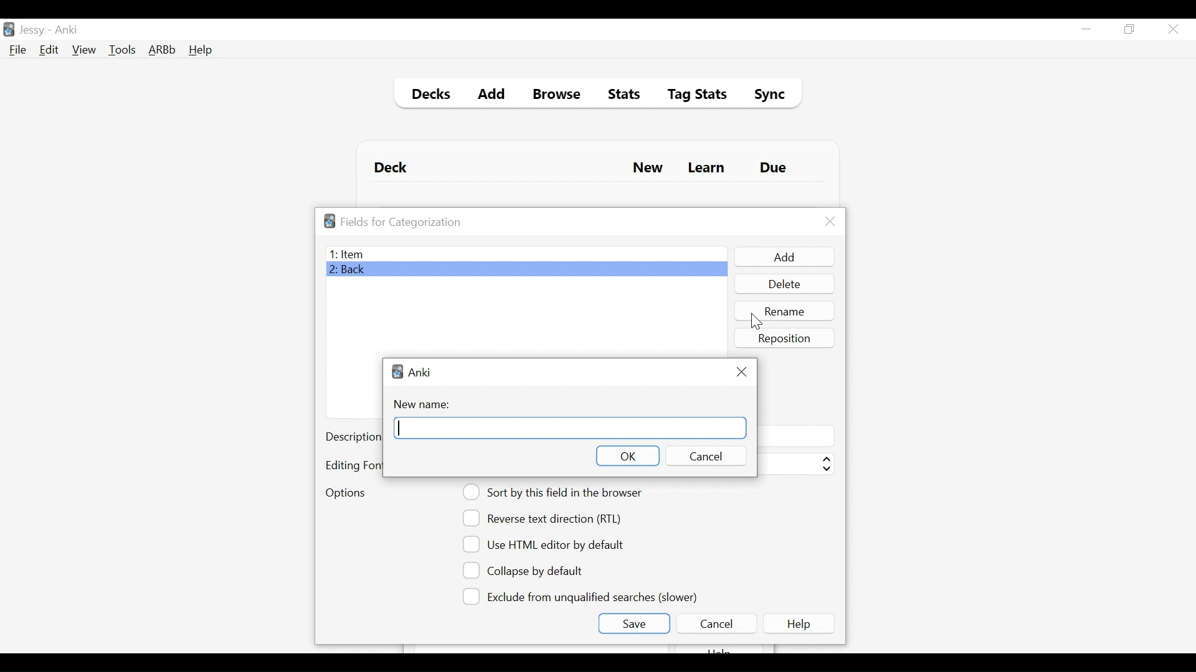 The width and height of the screenshot is (1196, 672). I want to click on Help, so click(200, 51).